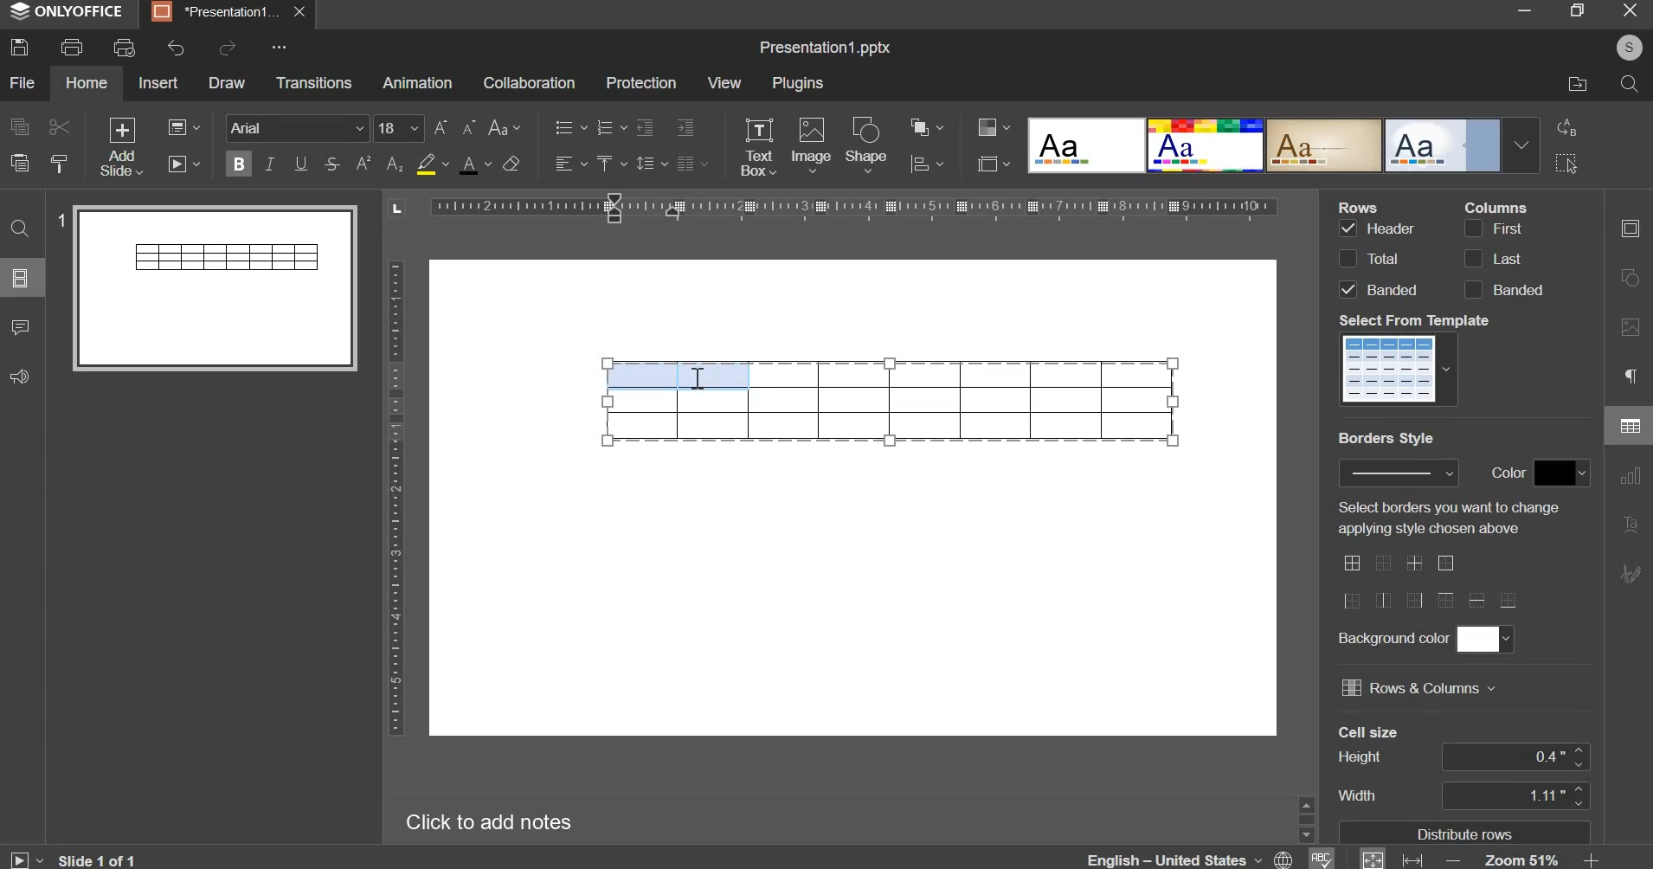 This screenshot has width=1653, height=869. I want to click on ONLYOFFICE , so click(70, 12).